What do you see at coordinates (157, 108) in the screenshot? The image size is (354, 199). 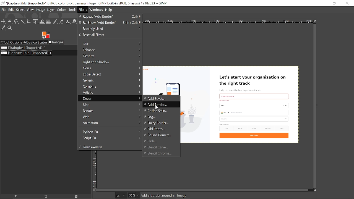 I see `cursor` at bounding box center [157, 108].